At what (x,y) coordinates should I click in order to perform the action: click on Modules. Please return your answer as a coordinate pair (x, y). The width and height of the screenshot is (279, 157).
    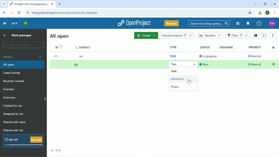
    Looking at the image, I should click on (237, 23).